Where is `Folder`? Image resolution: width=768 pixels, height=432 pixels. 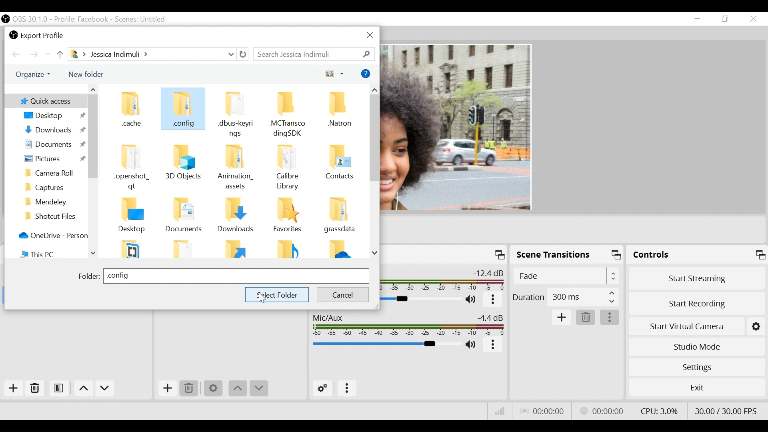 Folder is located at coordinates (237, 249).